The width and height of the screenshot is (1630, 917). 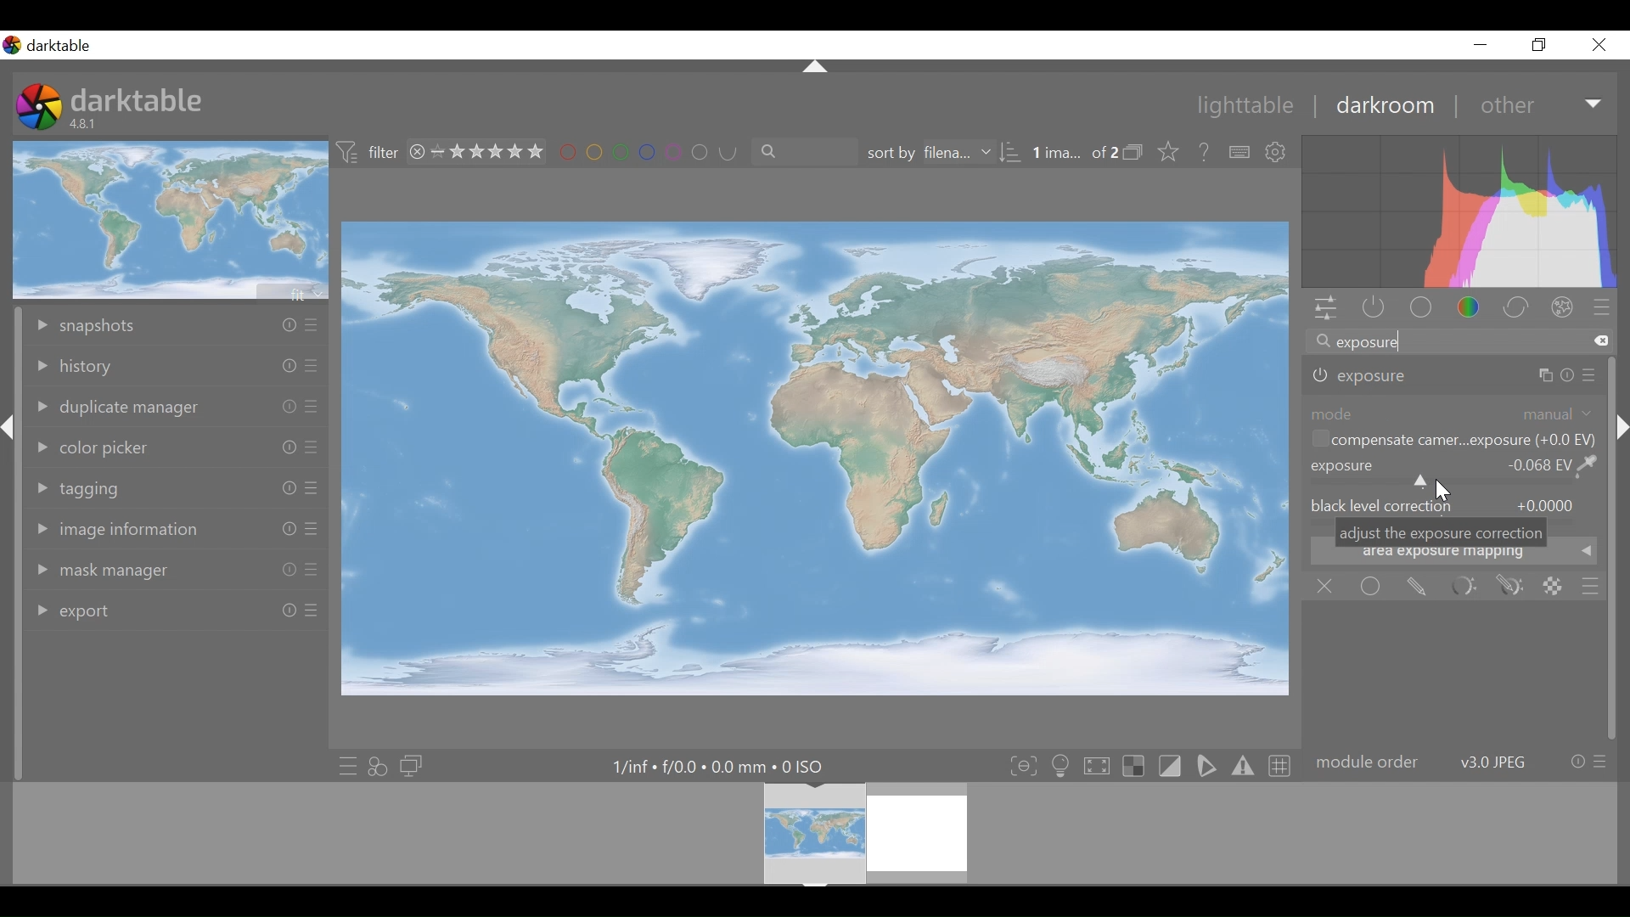 What do you see at coordinates (1451, 556) in the screenshot?
I see `error exposure mapping` at bounding box center [1451, 556].